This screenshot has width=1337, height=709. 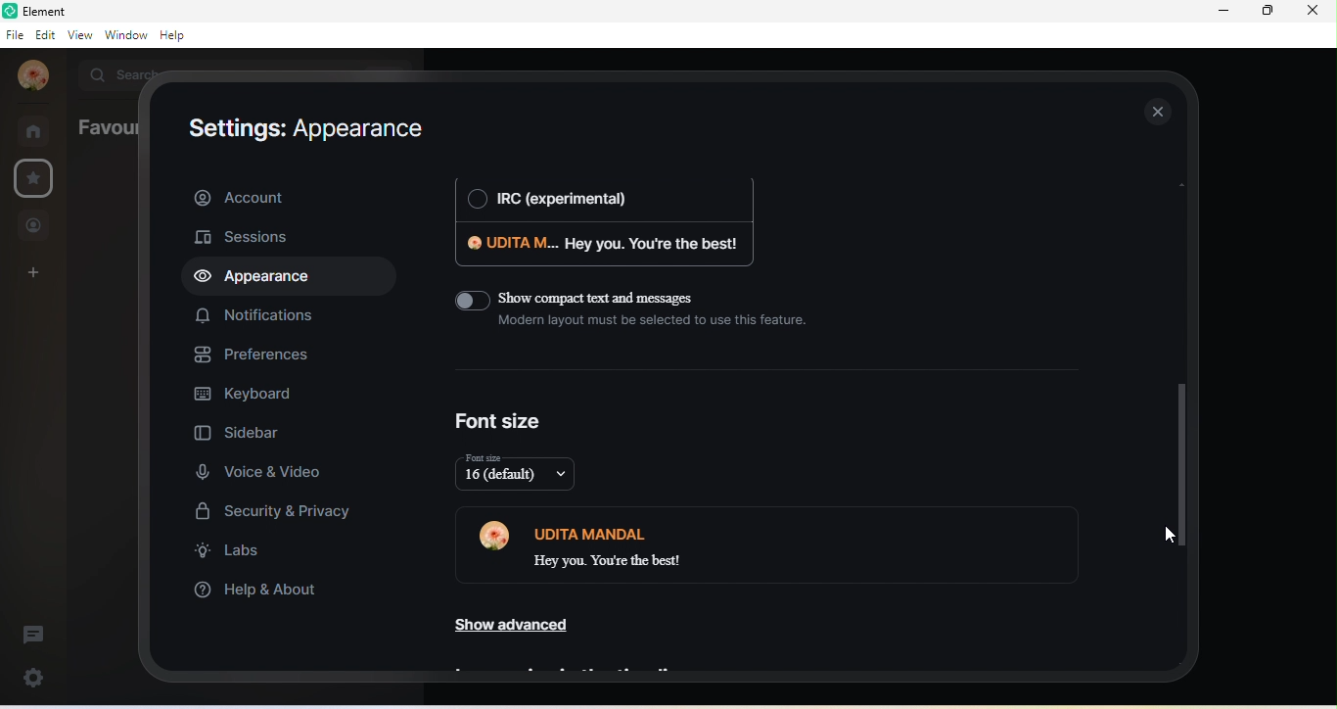 I want to click on thread, so click(x=31, y=632).